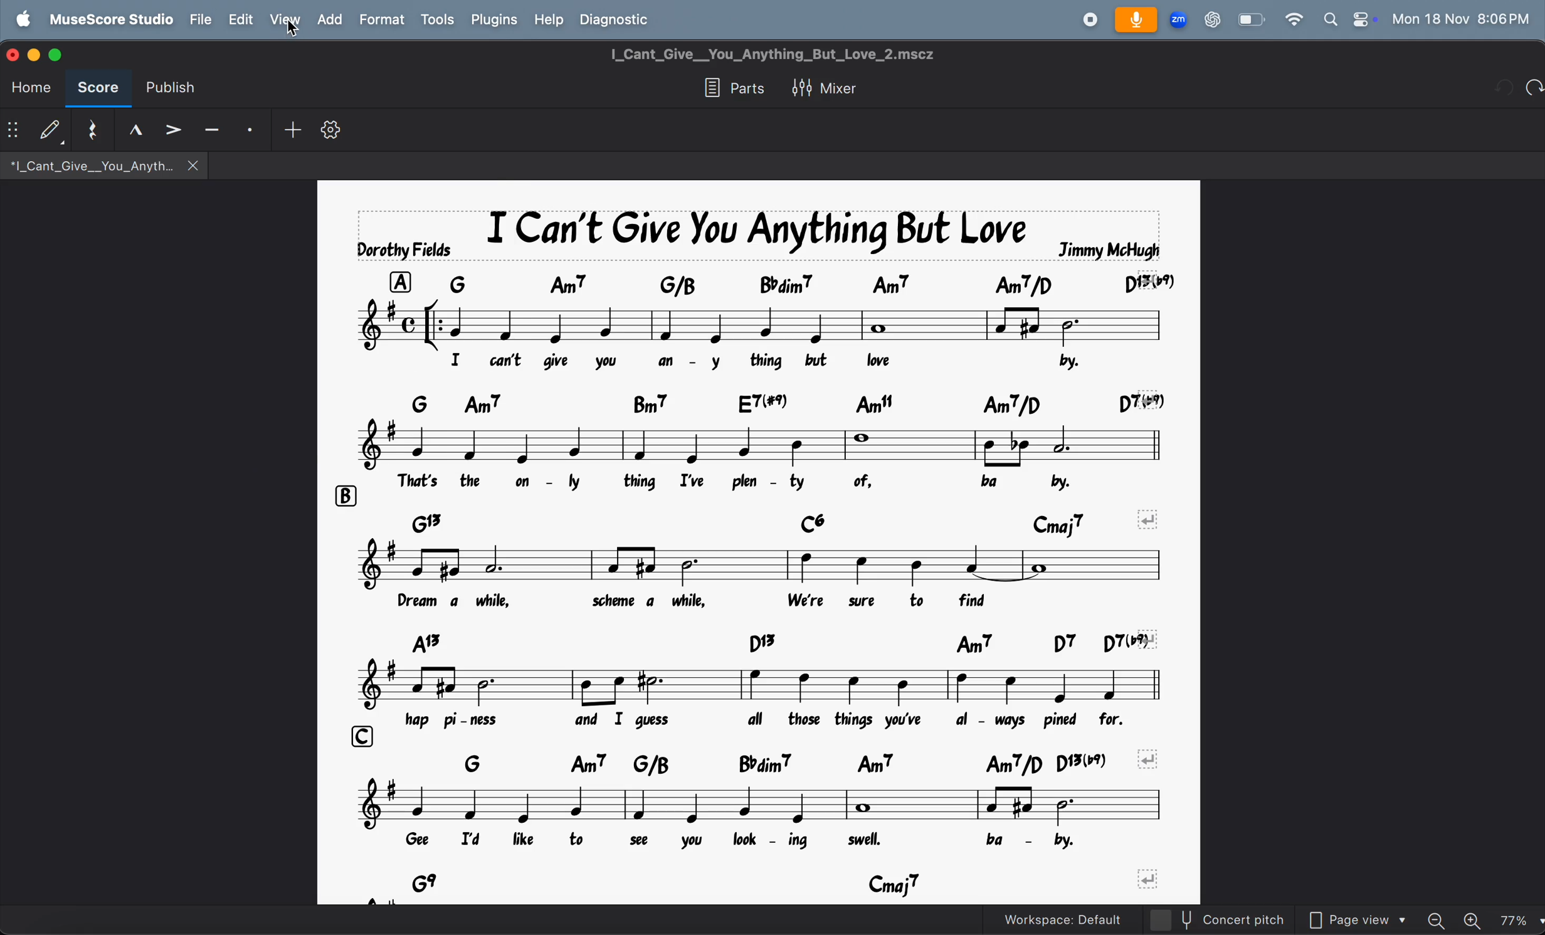 Image resolution: width=1545 pixels, height=935 pixels. I want to click on zoom, so click(1179, 18).